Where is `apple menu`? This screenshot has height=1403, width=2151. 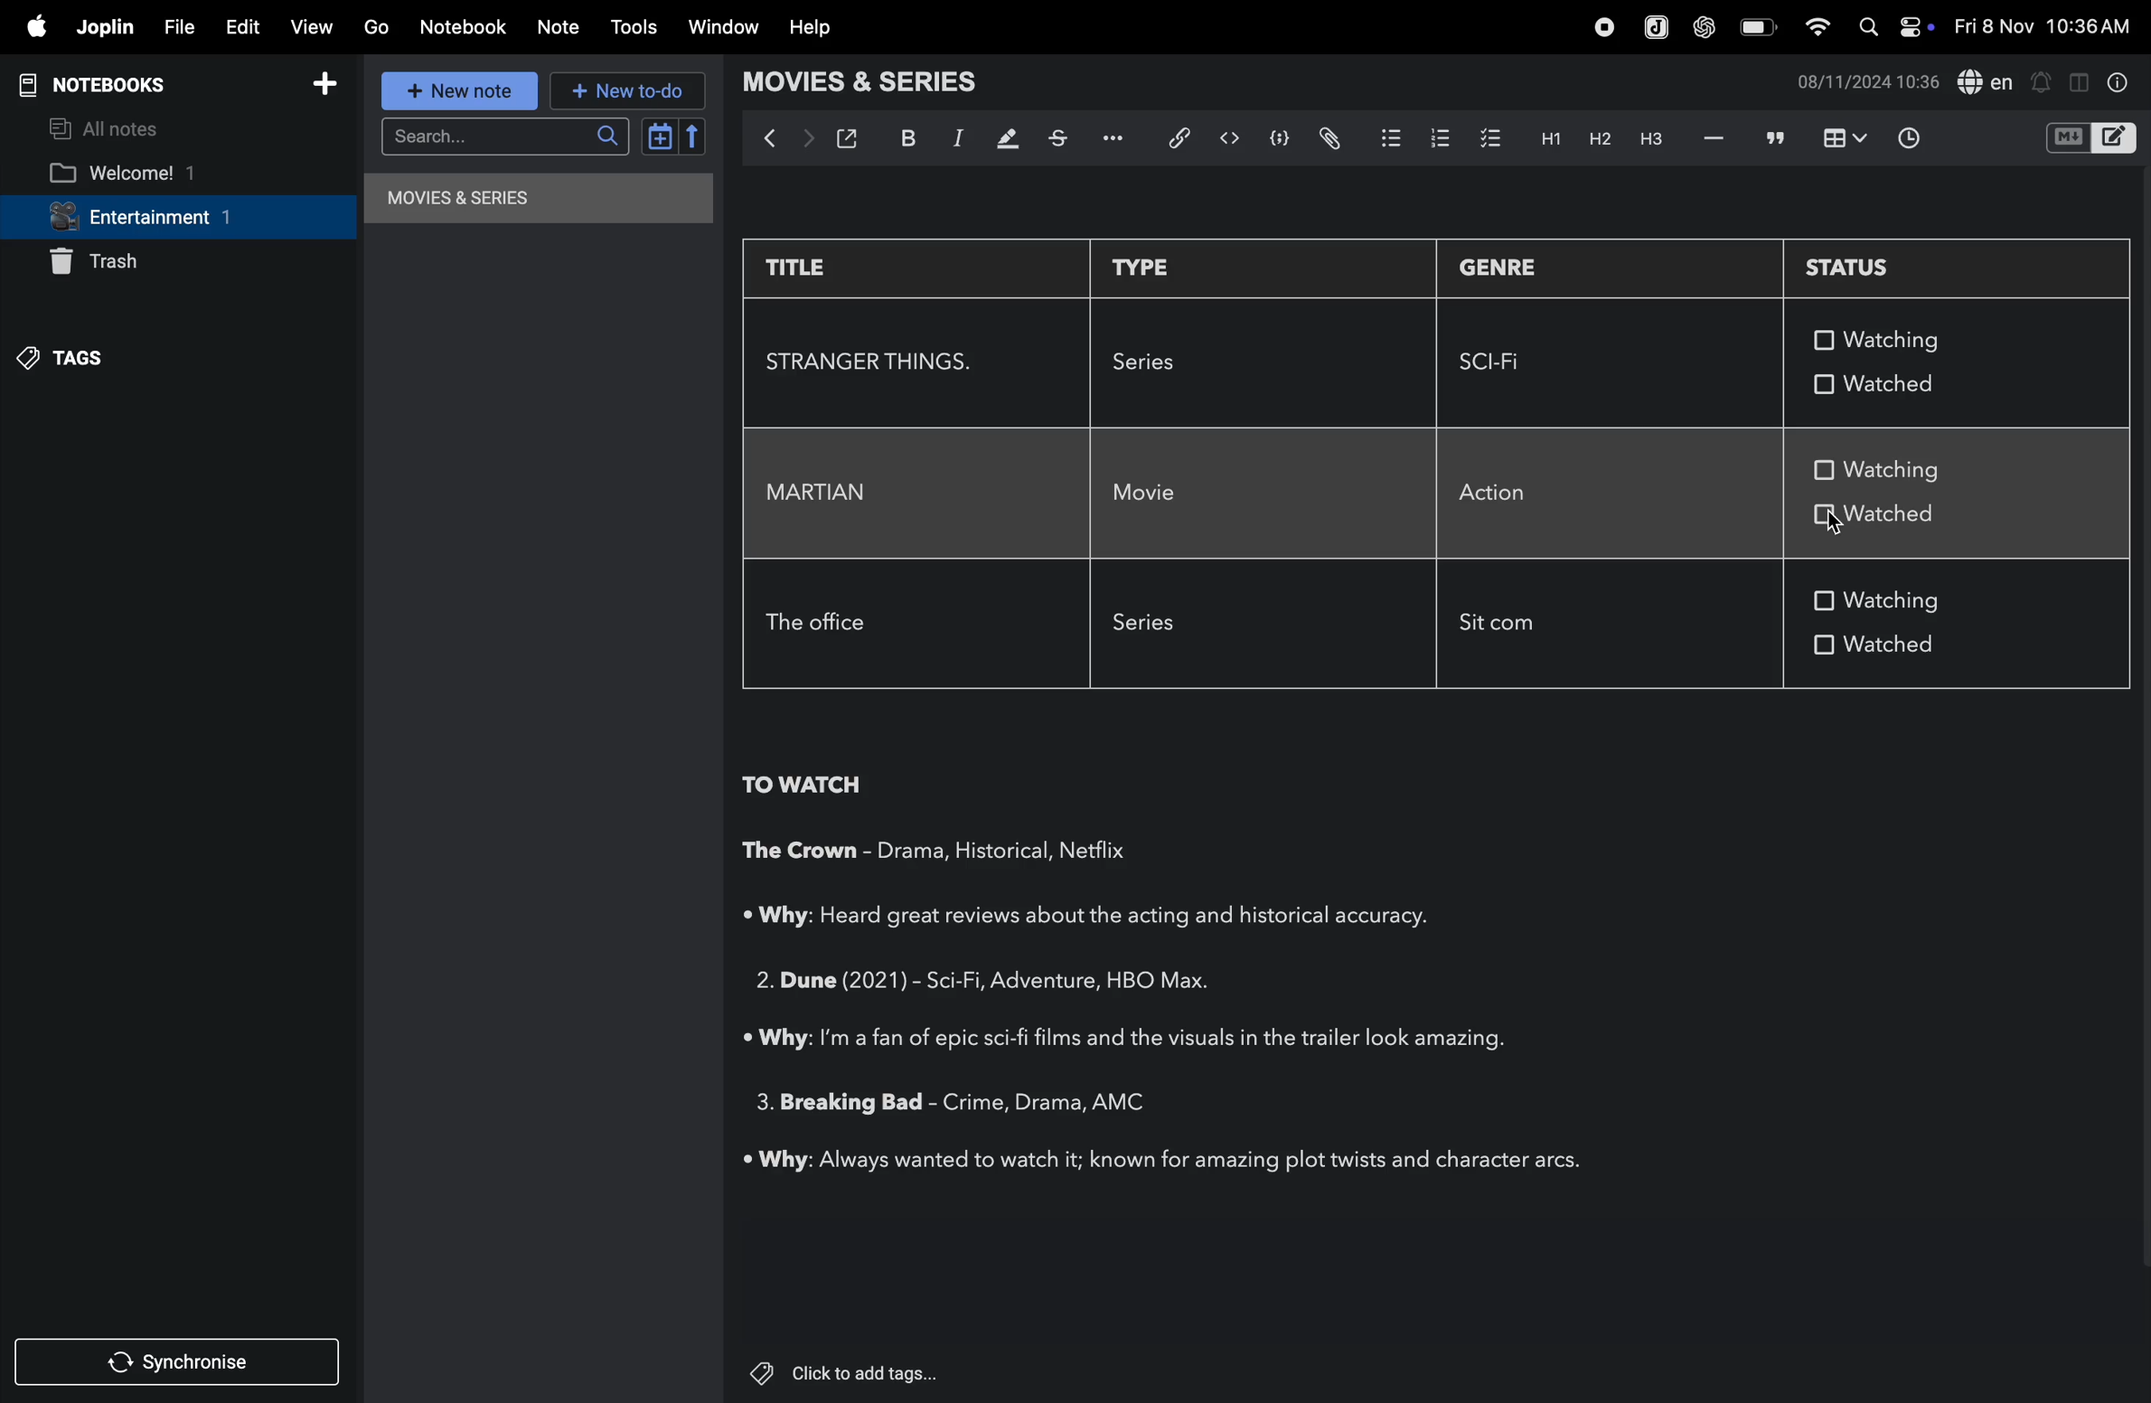 apple menu is located at coordinates (33, 27).